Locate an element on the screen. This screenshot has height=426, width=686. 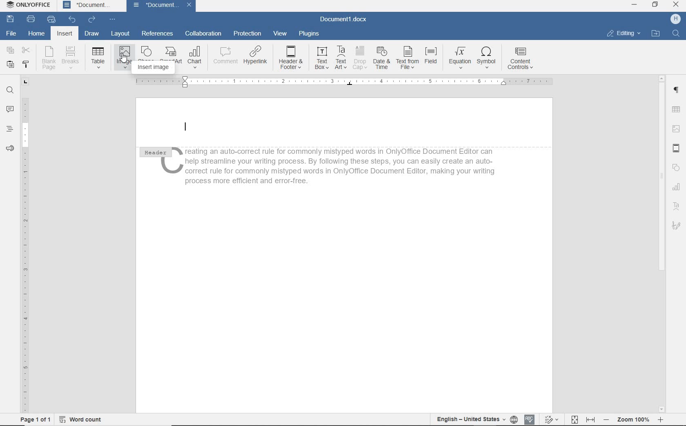
EQUATION is located at coordinates (458, 59).